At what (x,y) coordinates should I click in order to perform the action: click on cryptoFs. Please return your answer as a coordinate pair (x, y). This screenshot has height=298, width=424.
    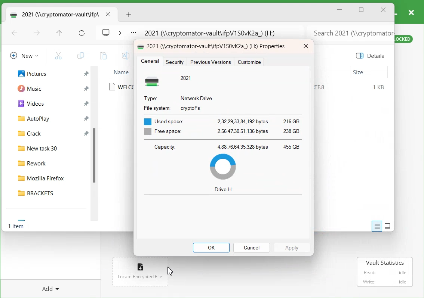
    Looking at the image, I should click on (191, 108).